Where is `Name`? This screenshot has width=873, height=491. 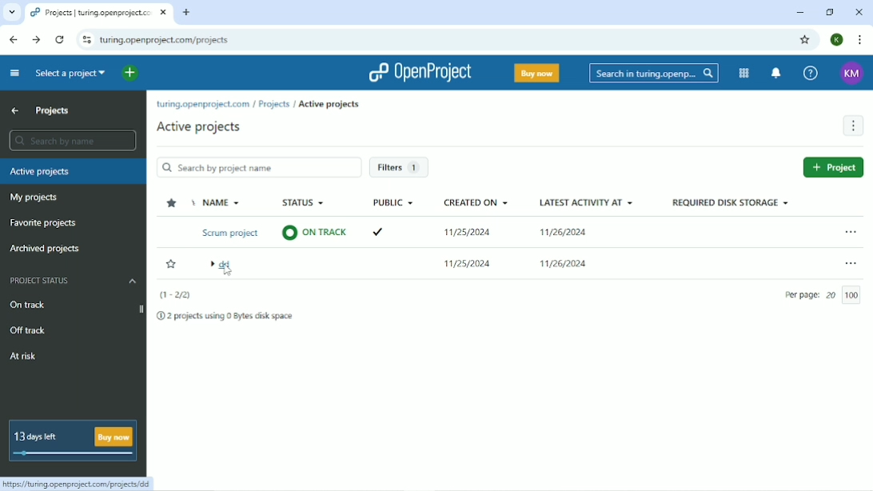
Name is located at coordinates (221, 202).